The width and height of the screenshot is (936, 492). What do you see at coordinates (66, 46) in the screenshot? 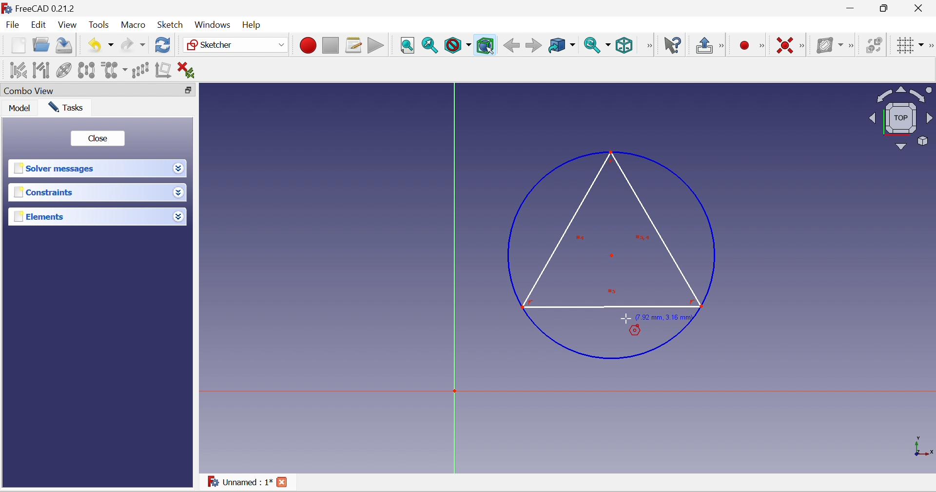
I see `Save` at bounding box center [66, 46].